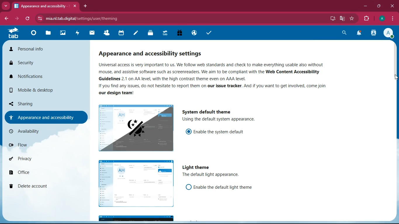 This screenshot has height=224, width=399. Describe the element at coordinates (392, 19) in the screenshot. I see `menu` at that location.